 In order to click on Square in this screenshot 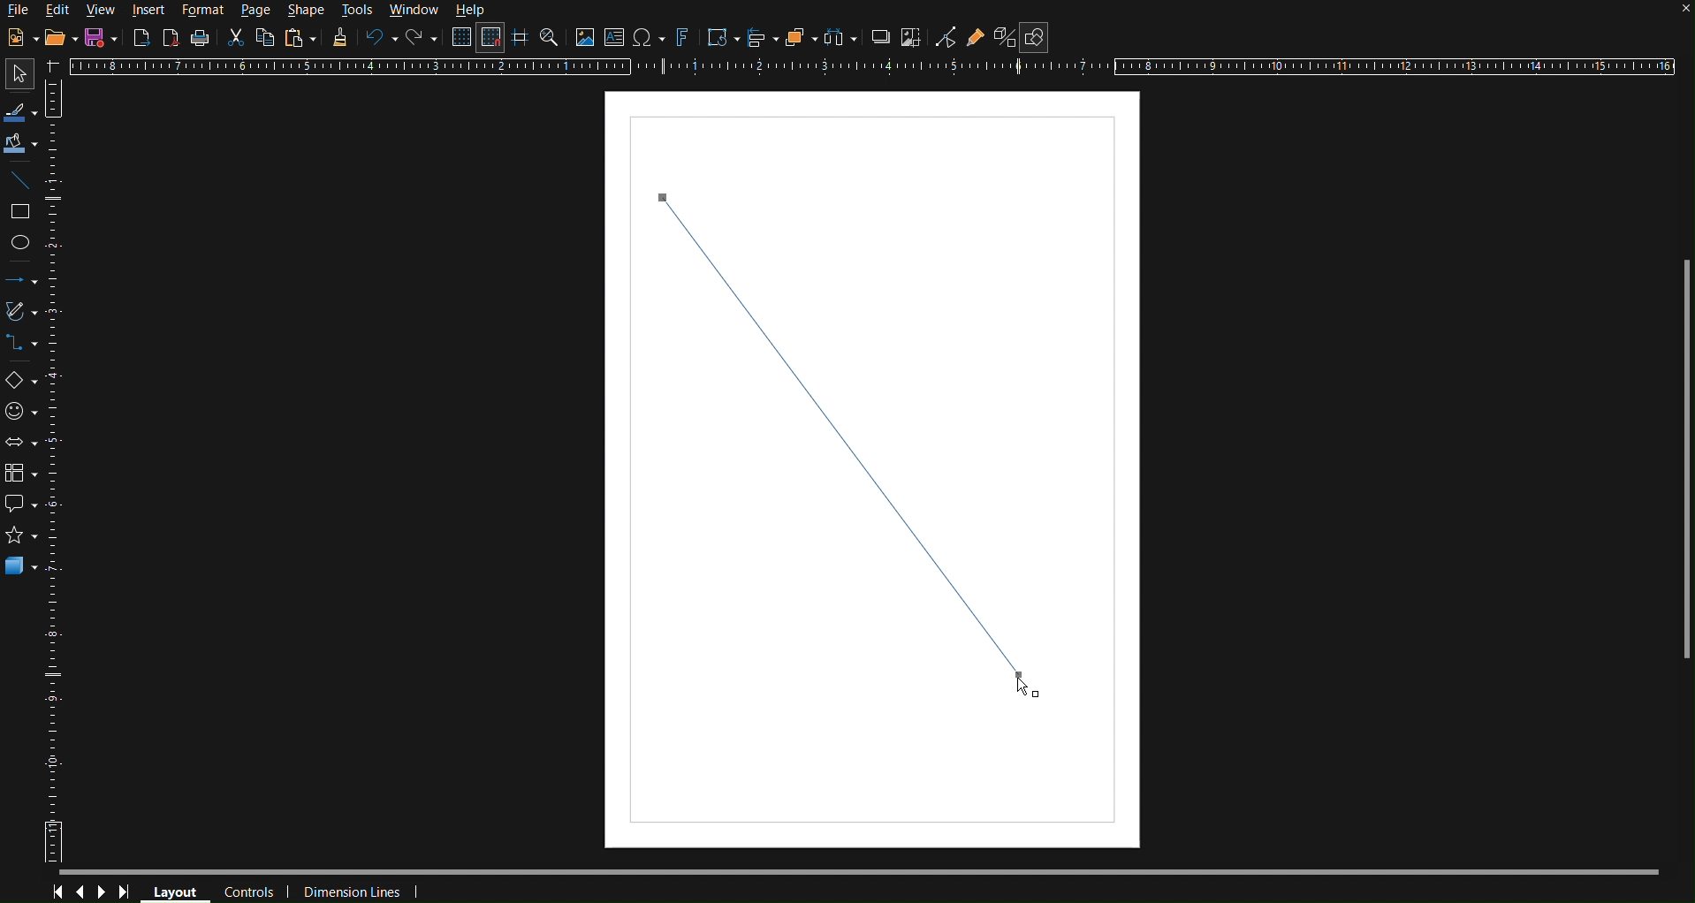, I will do `click(21, 215)`.